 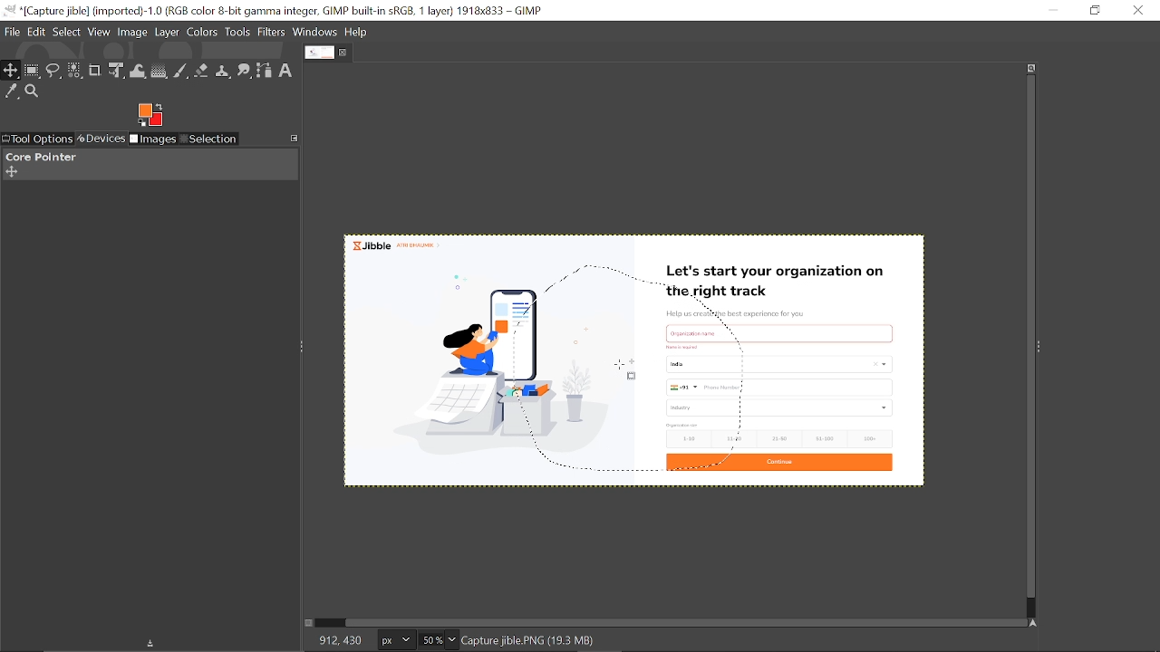 What do you see at coordinates (320, 52) in the screenshot?
I see `Current tab` at bounding box center [320, 52].